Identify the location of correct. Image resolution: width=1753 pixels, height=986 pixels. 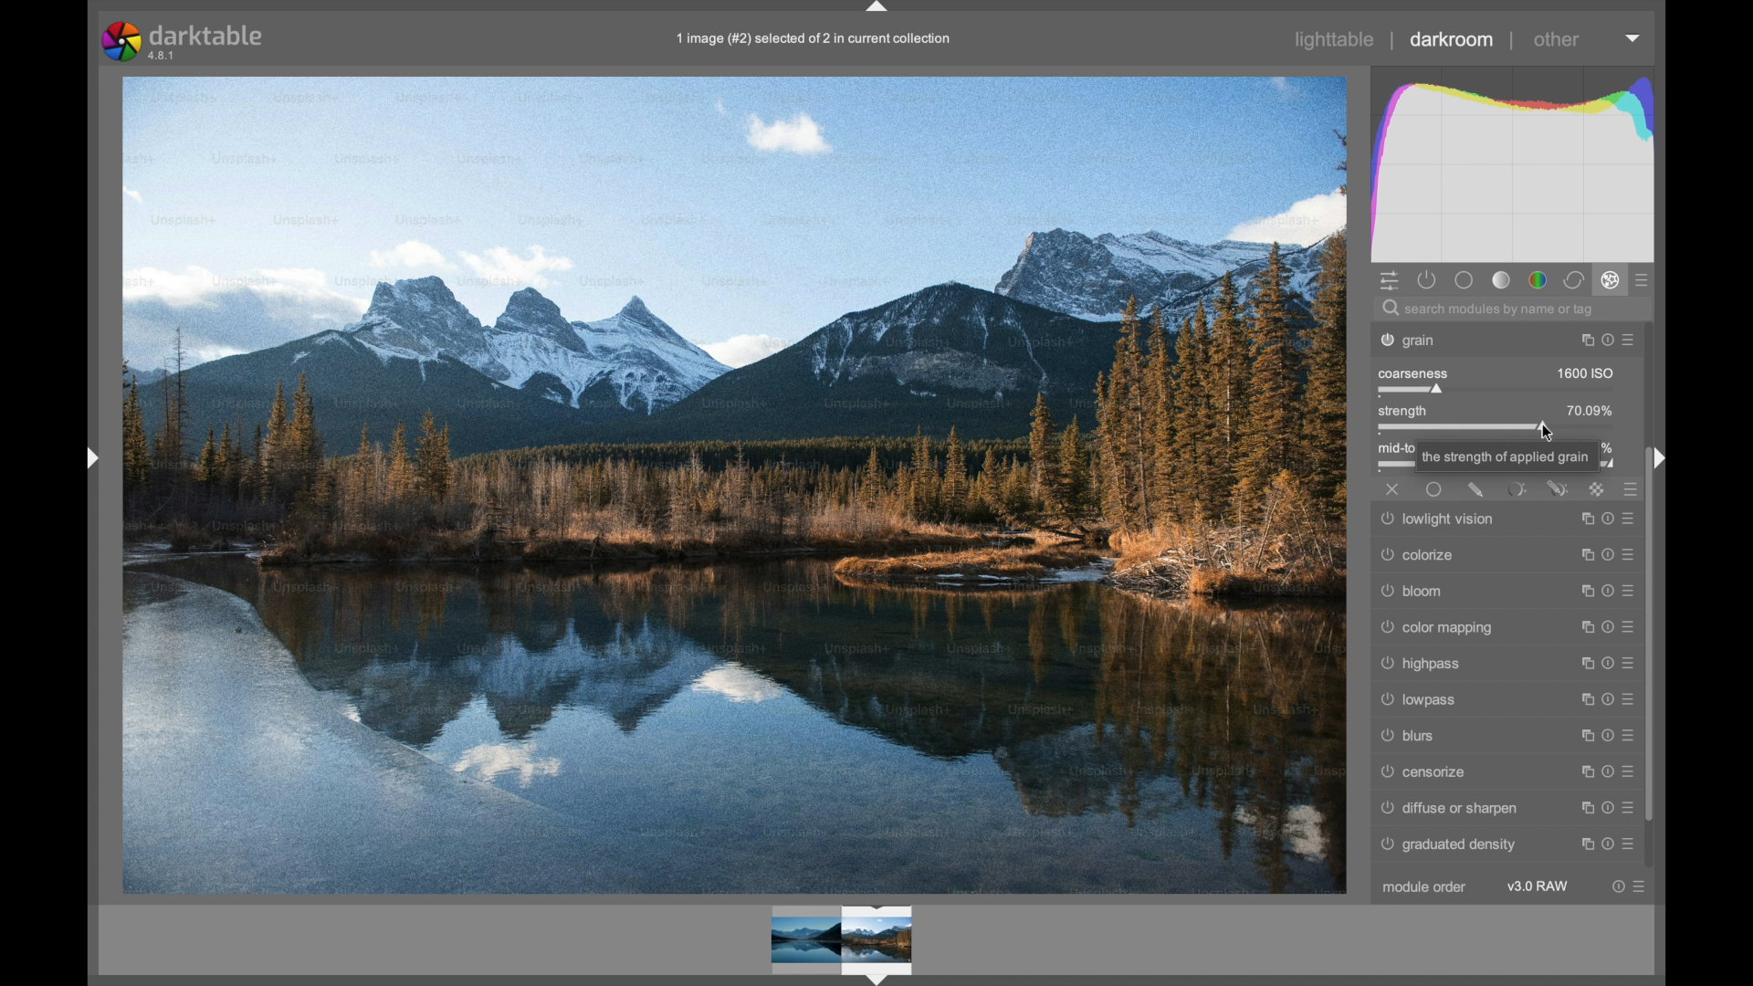
(1575, 280).